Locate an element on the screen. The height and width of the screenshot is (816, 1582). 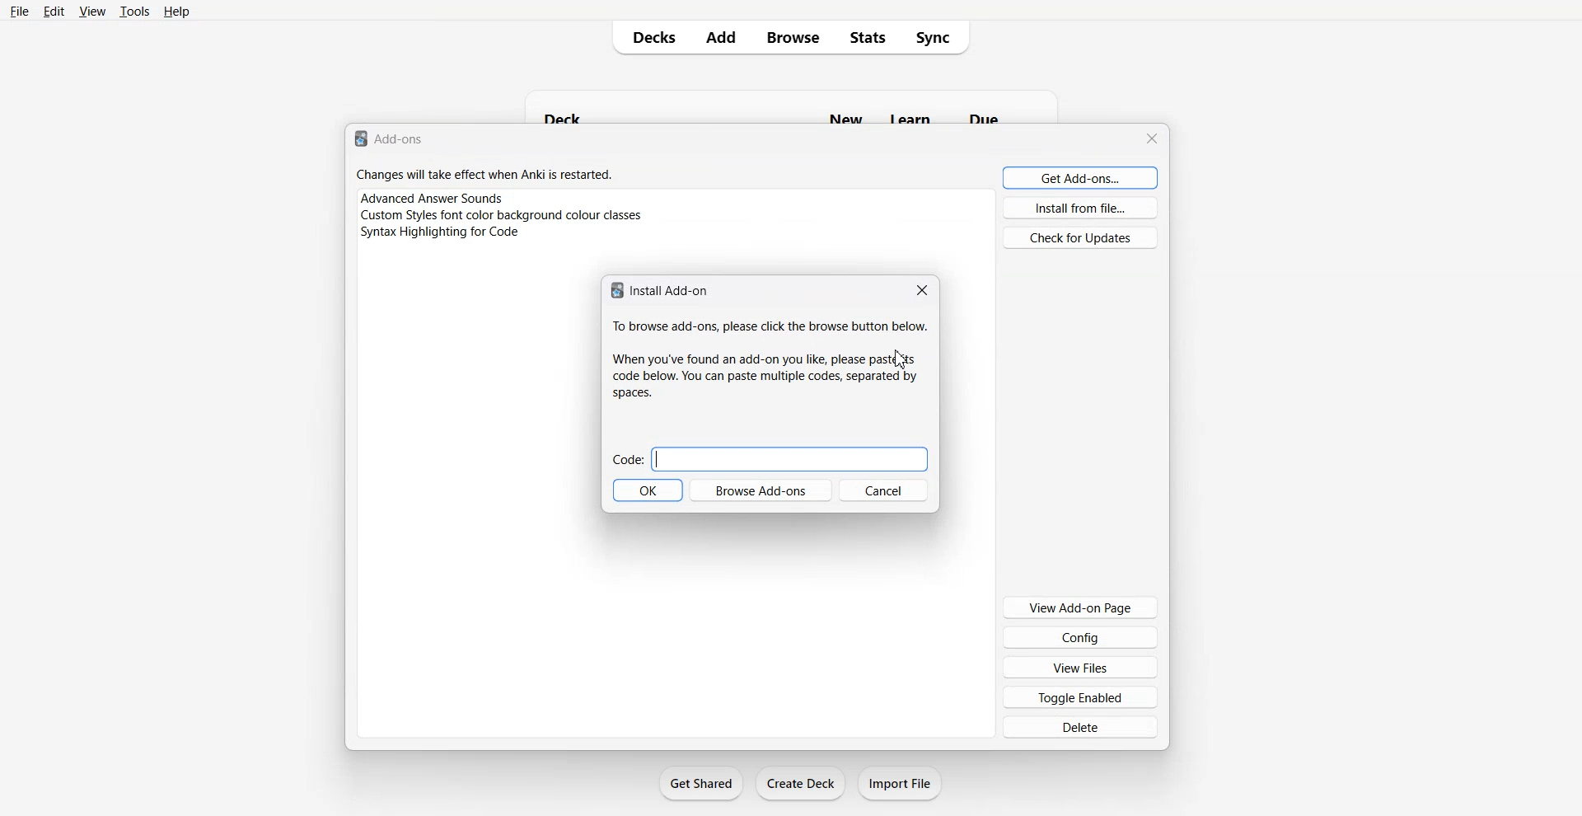
Cancel is located at coordinates (884, 490).